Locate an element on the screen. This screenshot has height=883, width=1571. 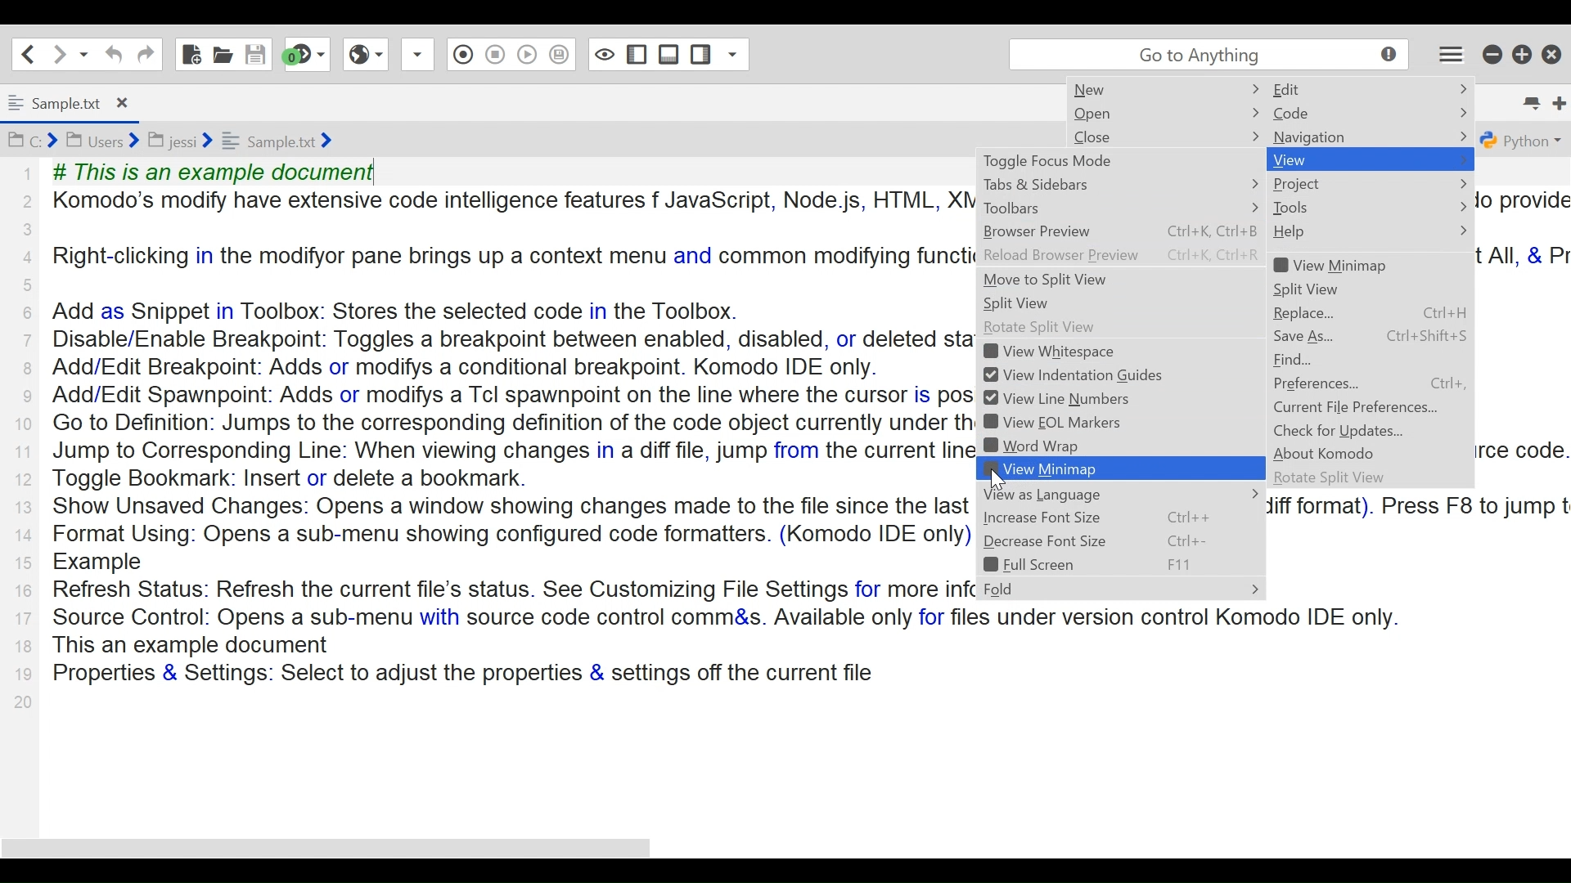
Record Macro is located at coordinates (416, 56).